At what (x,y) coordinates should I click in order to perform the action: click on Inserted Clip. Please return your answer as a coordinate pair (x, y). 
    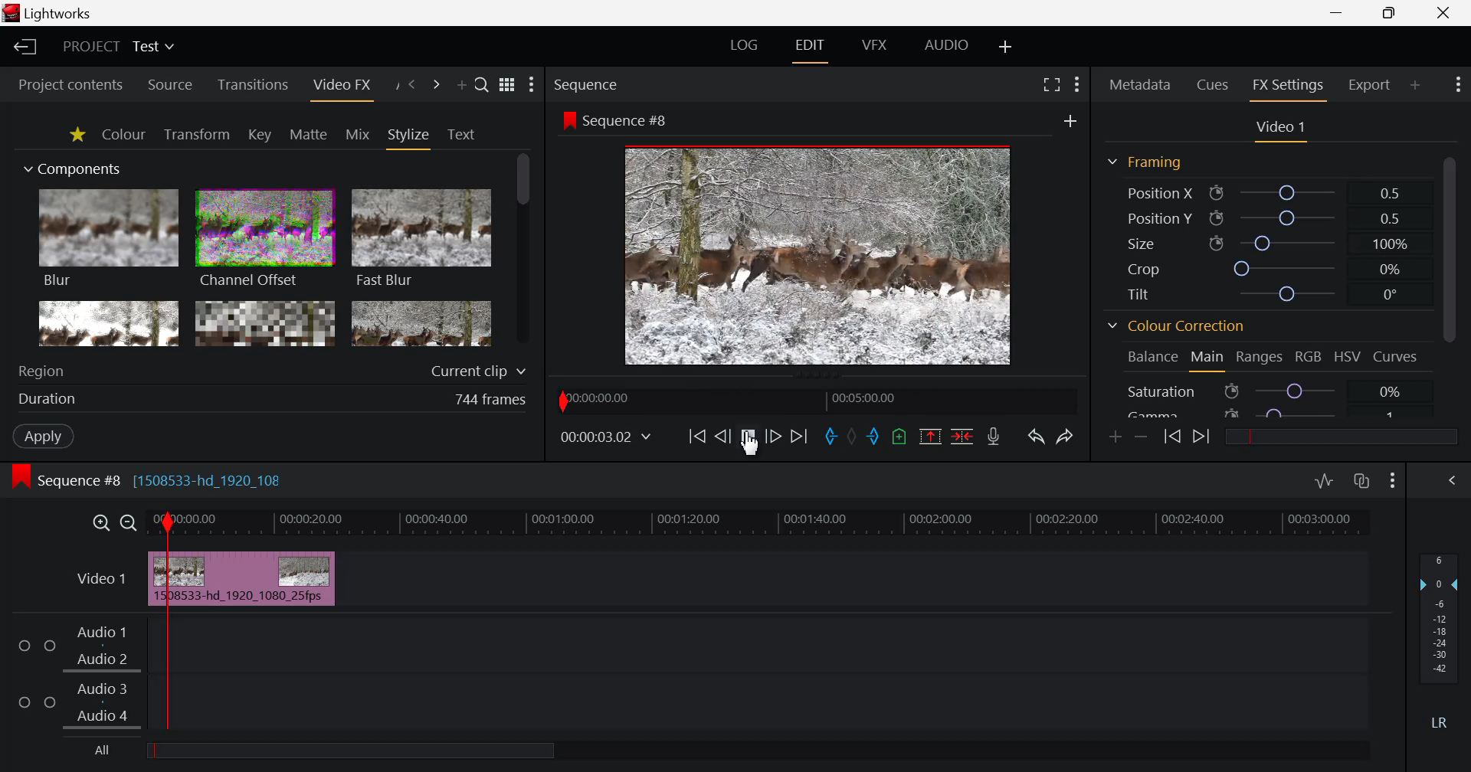
    Looking at the image, I should click on (244, 578).